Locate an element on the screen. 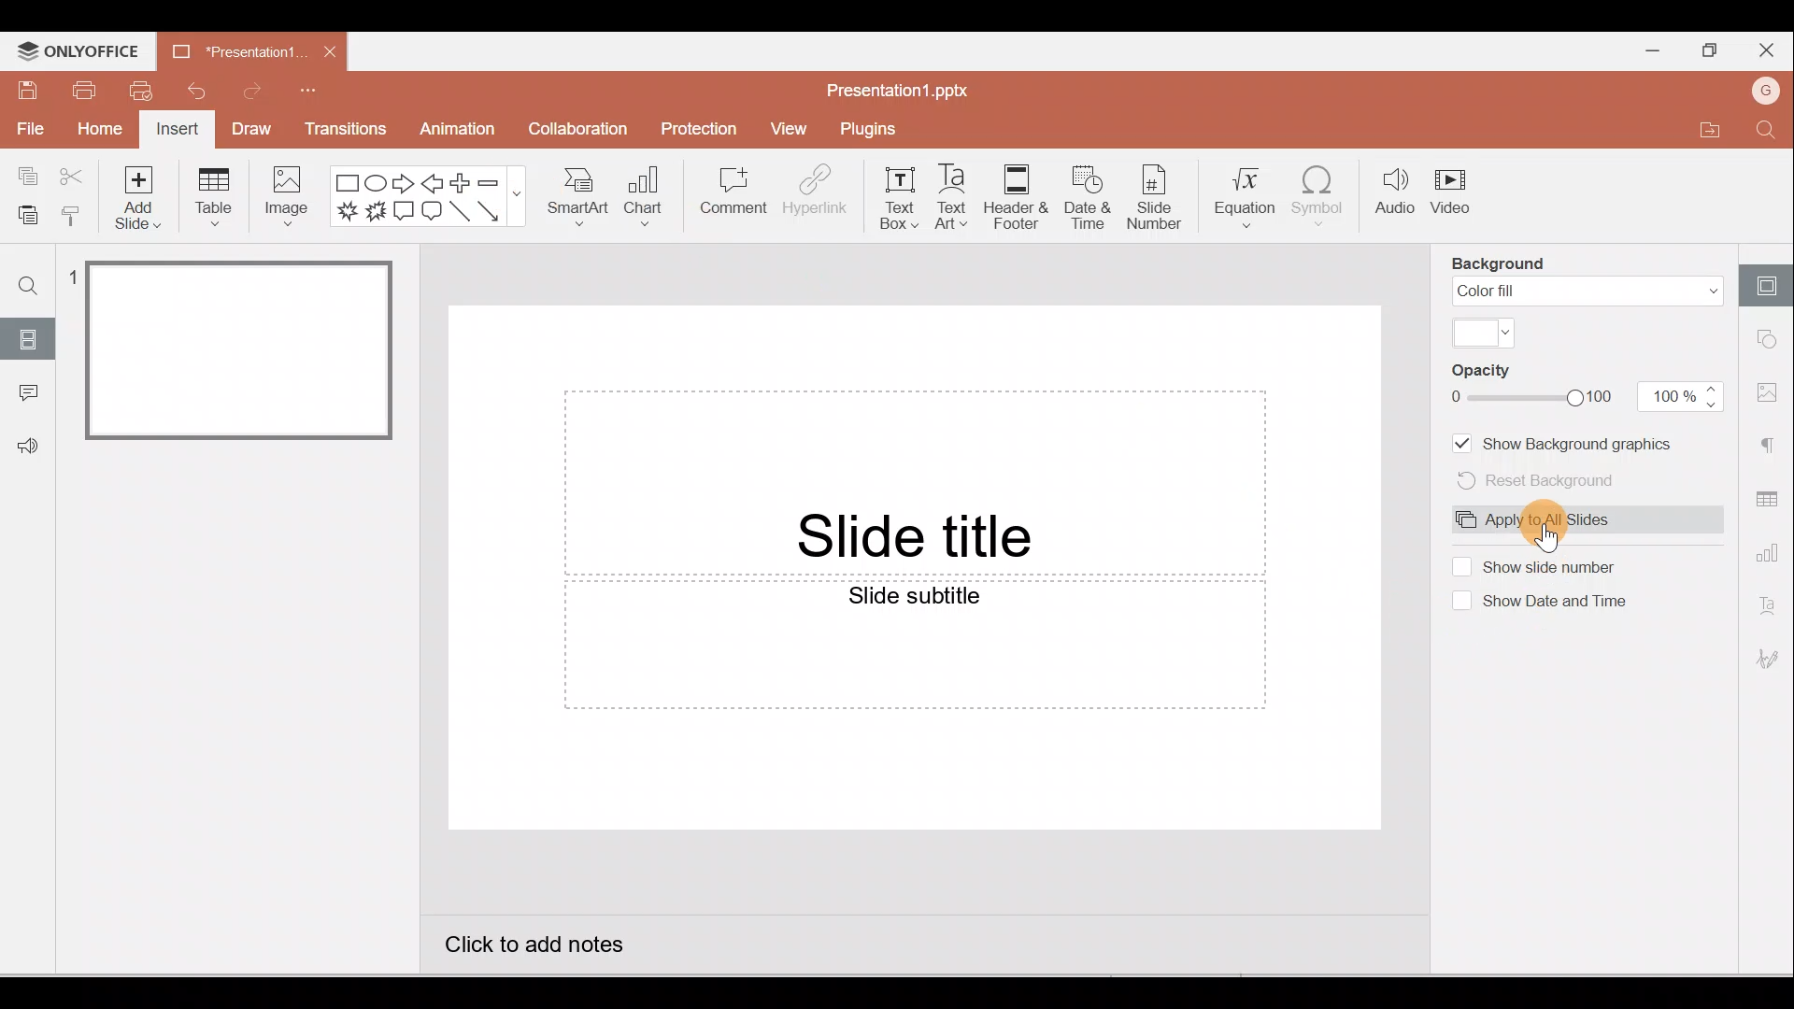 This screenshot has width=1794, height=1009. Show date and time is located at coordinates (1565, 604).